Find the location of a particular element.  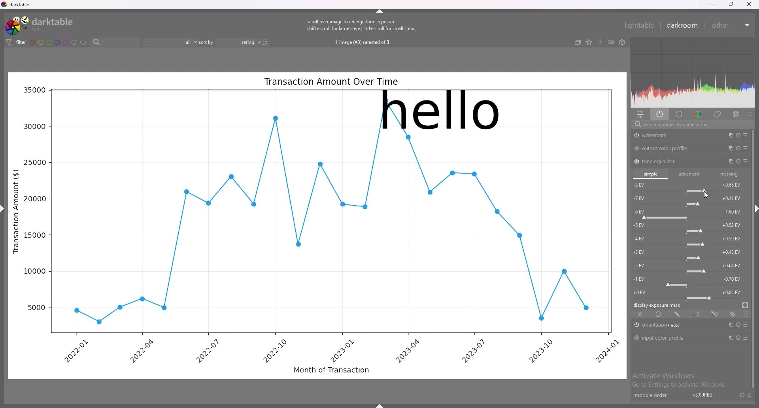

tone equalizer is located at coordinates (661, 162).